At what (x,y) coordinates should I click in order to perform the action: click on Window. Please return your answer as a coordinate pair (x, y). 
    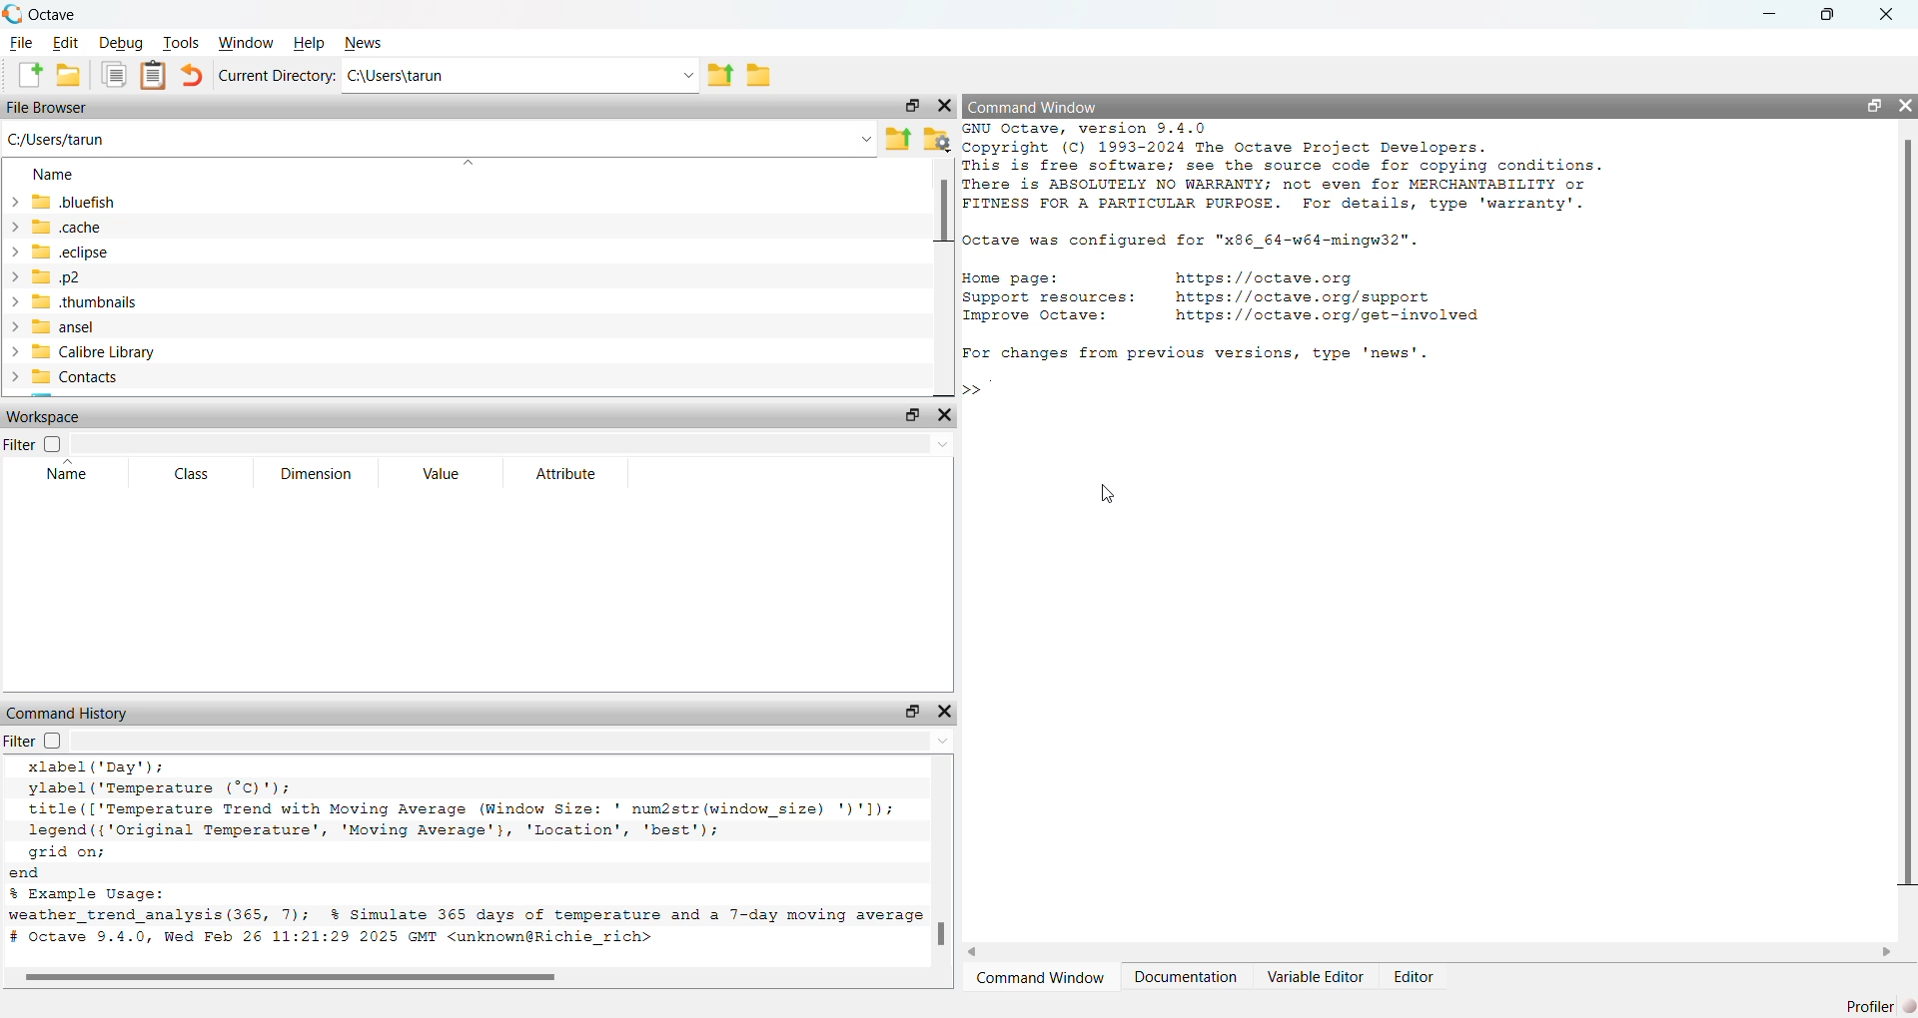
    Looking at the image, I should click on (245, 41).